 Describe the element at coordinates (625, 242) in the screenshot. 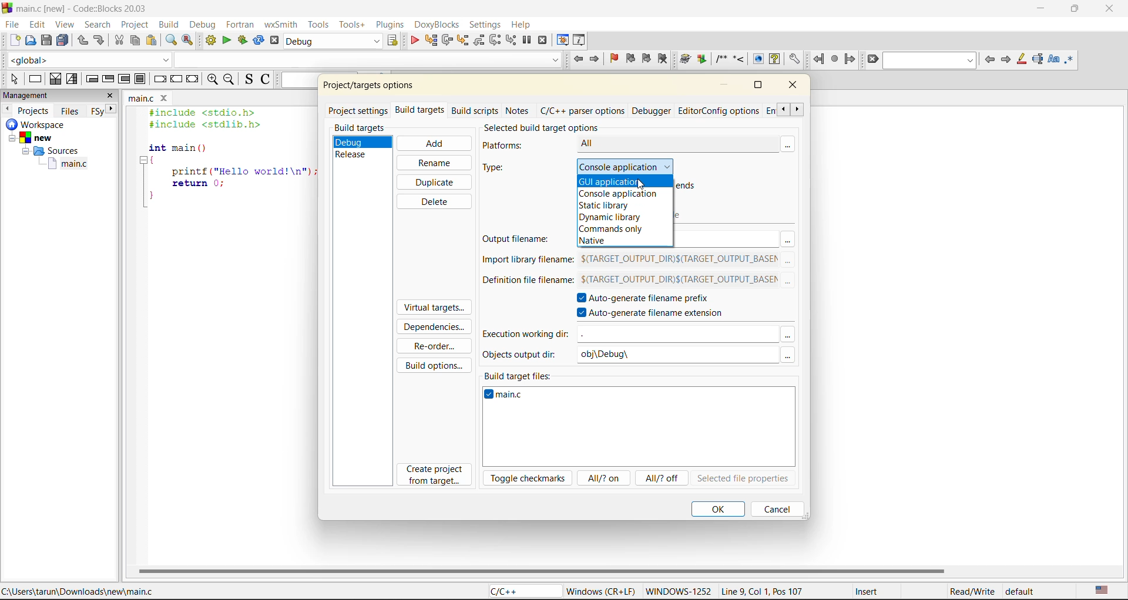

I see `native` at that location.